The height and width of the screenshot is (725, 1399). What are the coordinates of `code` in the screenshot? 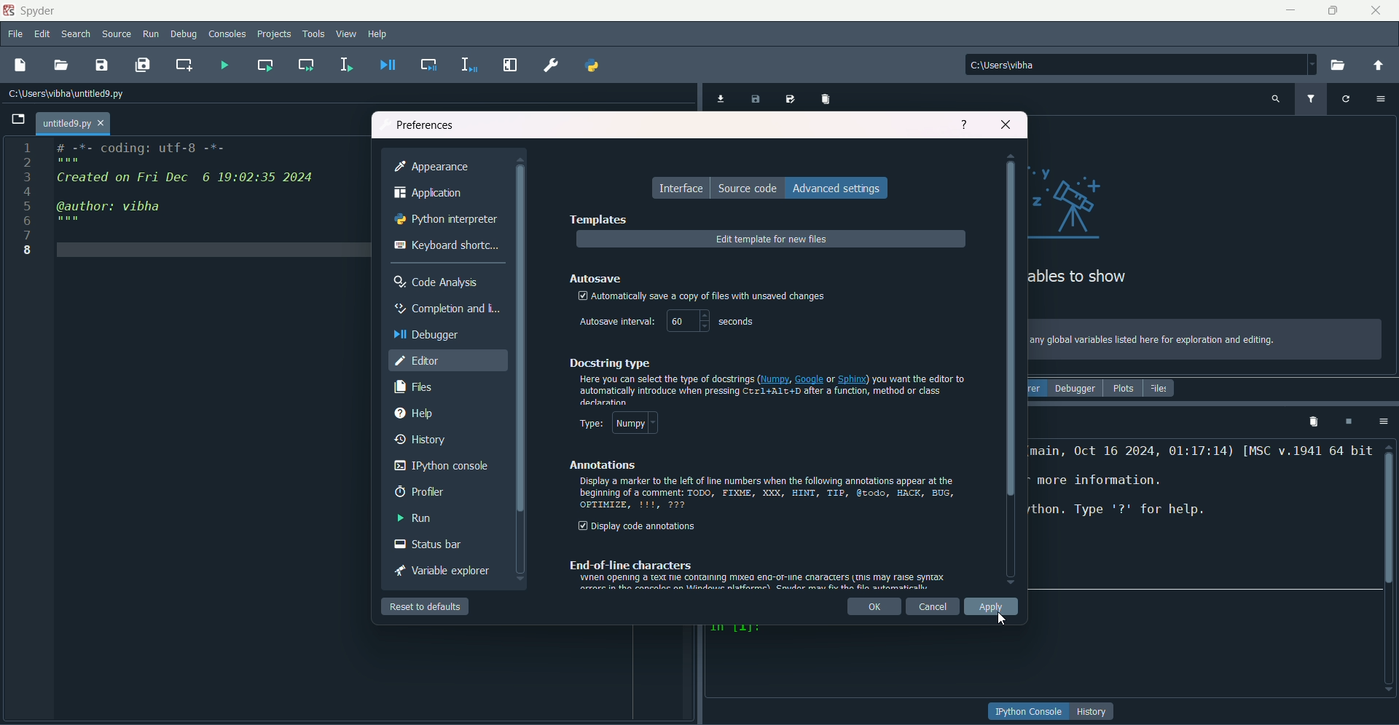 It's located at (187, 186).